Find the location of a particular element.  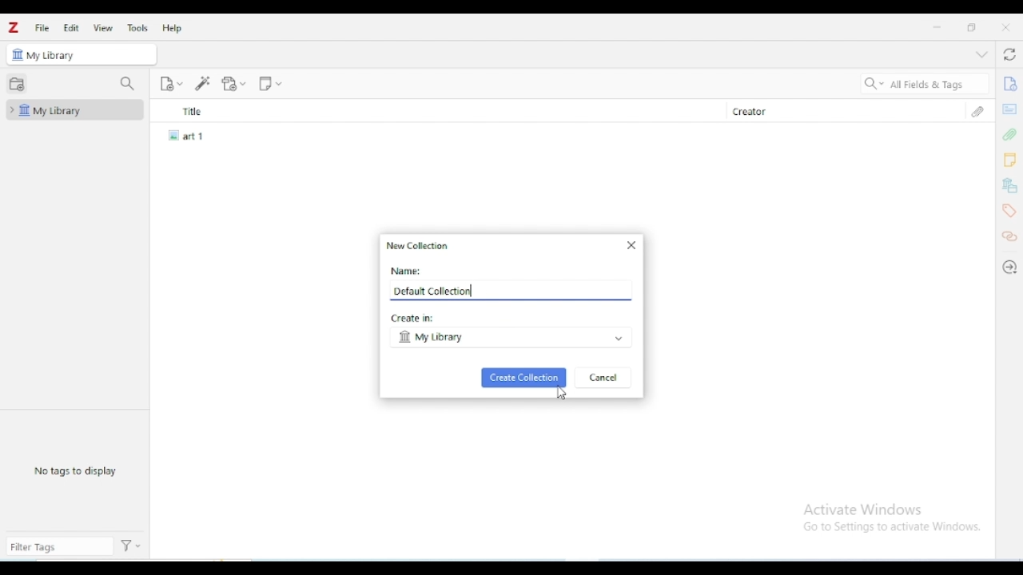

filter collections is located at coordinates (128, 83).